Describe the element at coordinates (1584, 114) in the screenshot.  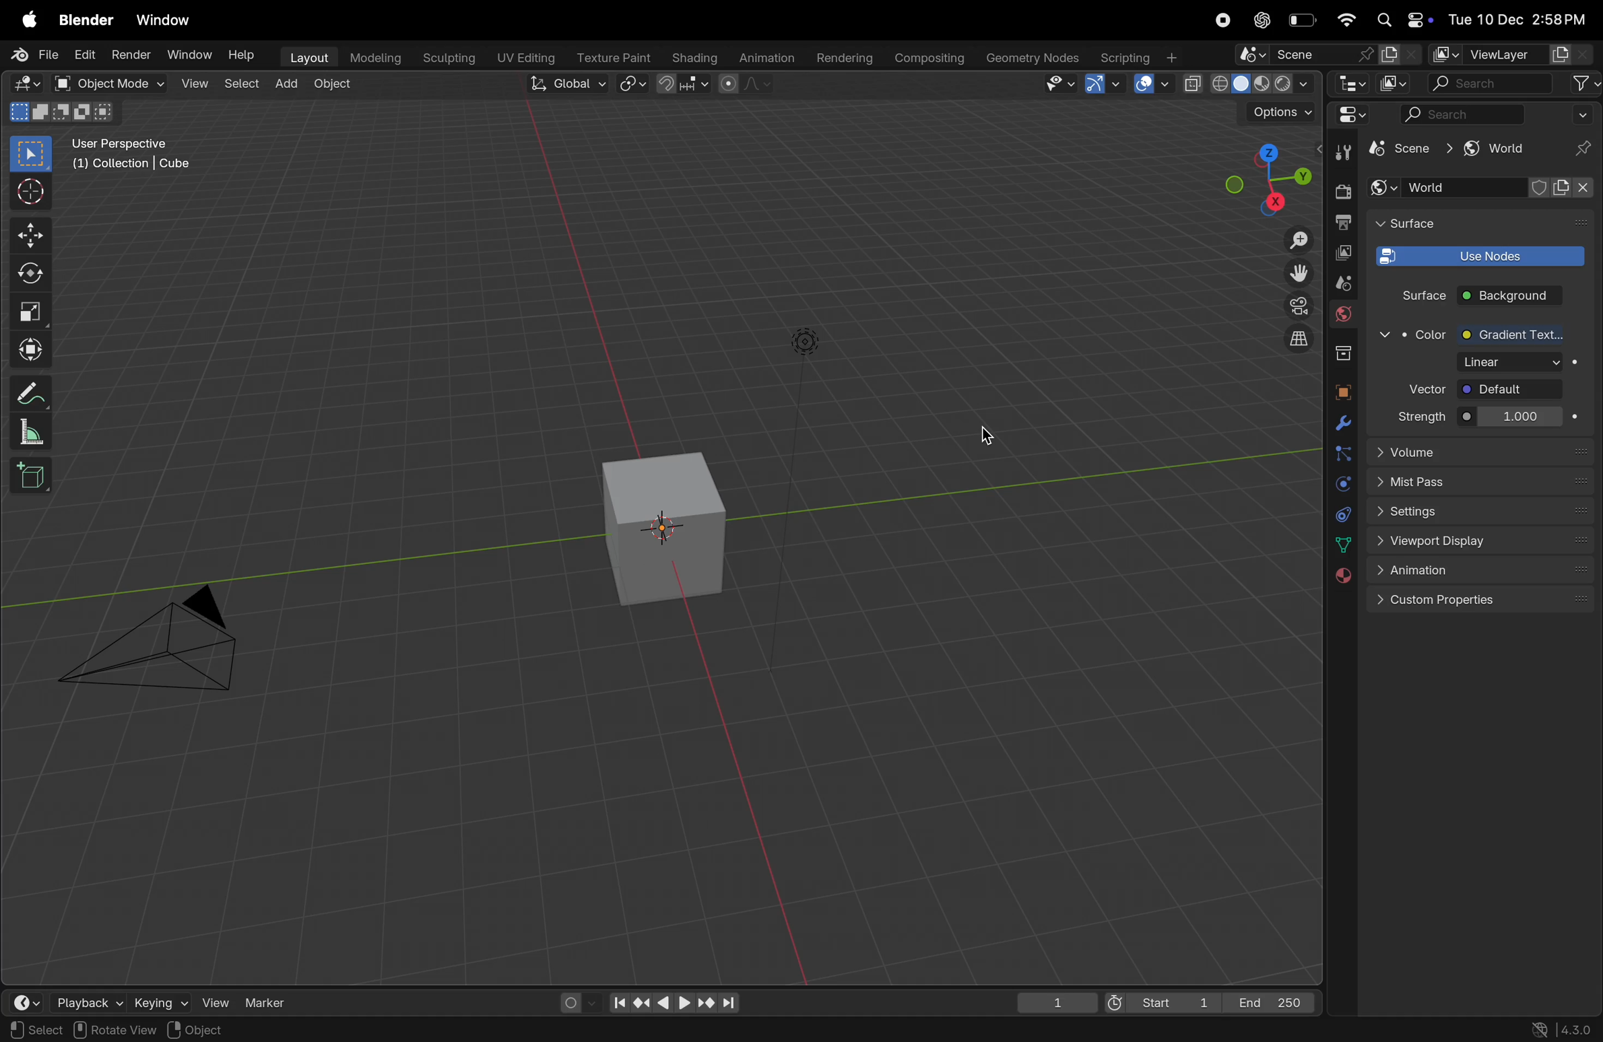
I see `Filter` at that location.